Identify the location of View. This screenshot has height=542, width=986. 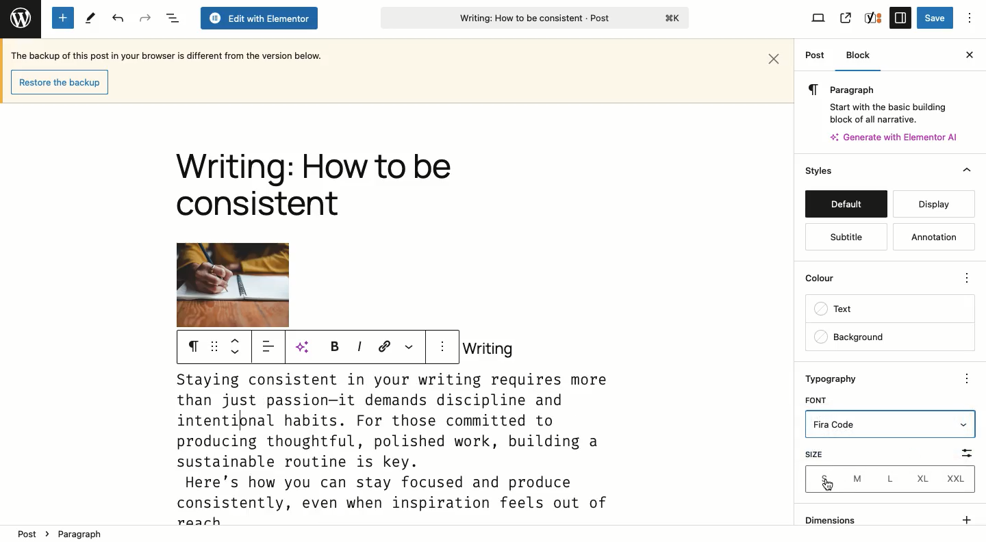
(819, 19).